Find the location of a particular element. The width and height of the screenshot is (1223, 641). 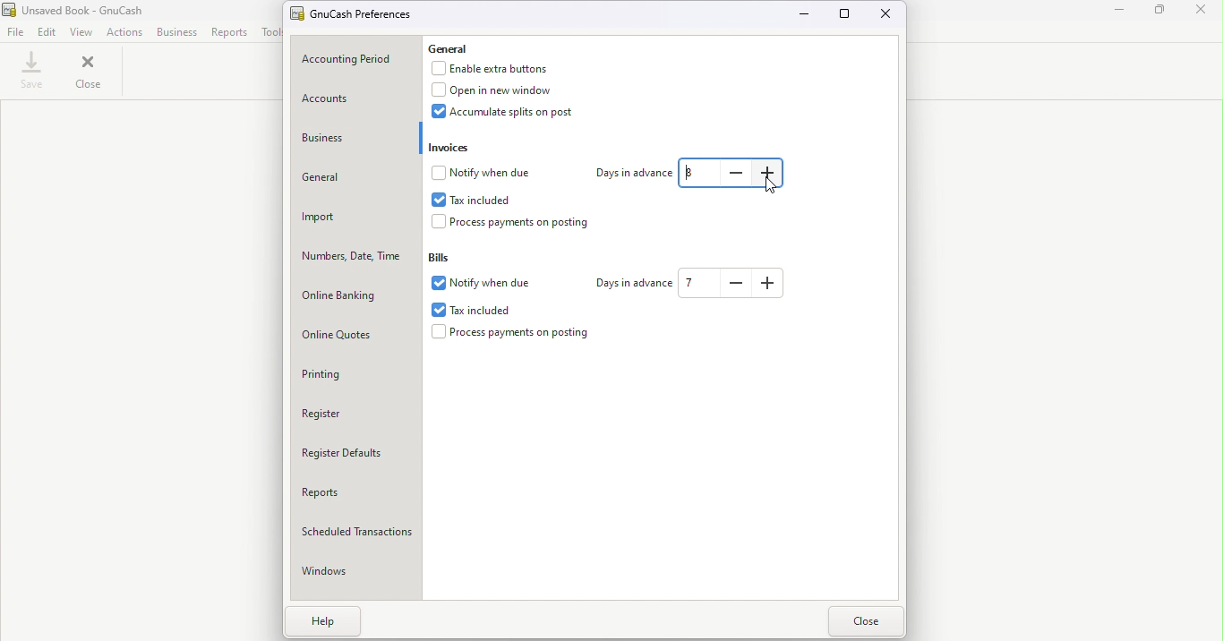

File name is located at coordinates (80, 10).